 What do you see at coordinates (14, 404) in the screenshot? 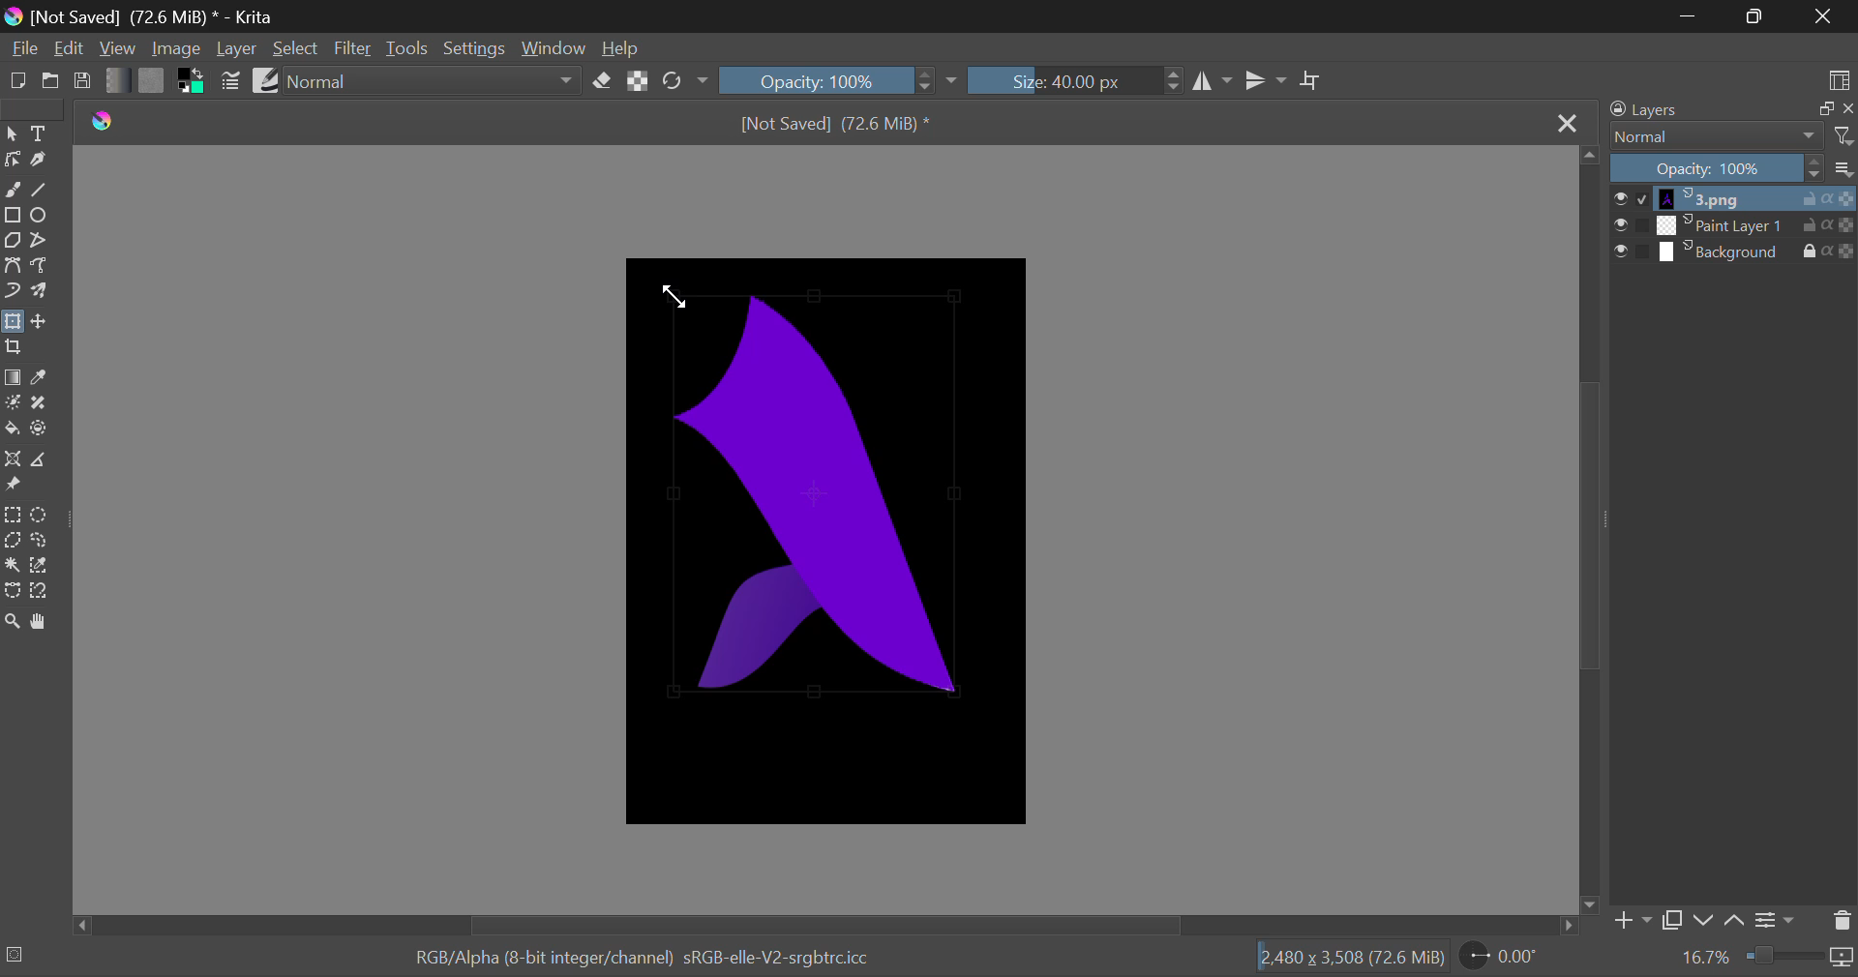
I see `Colorize Mask Tool` at bounding box center [14, 404].